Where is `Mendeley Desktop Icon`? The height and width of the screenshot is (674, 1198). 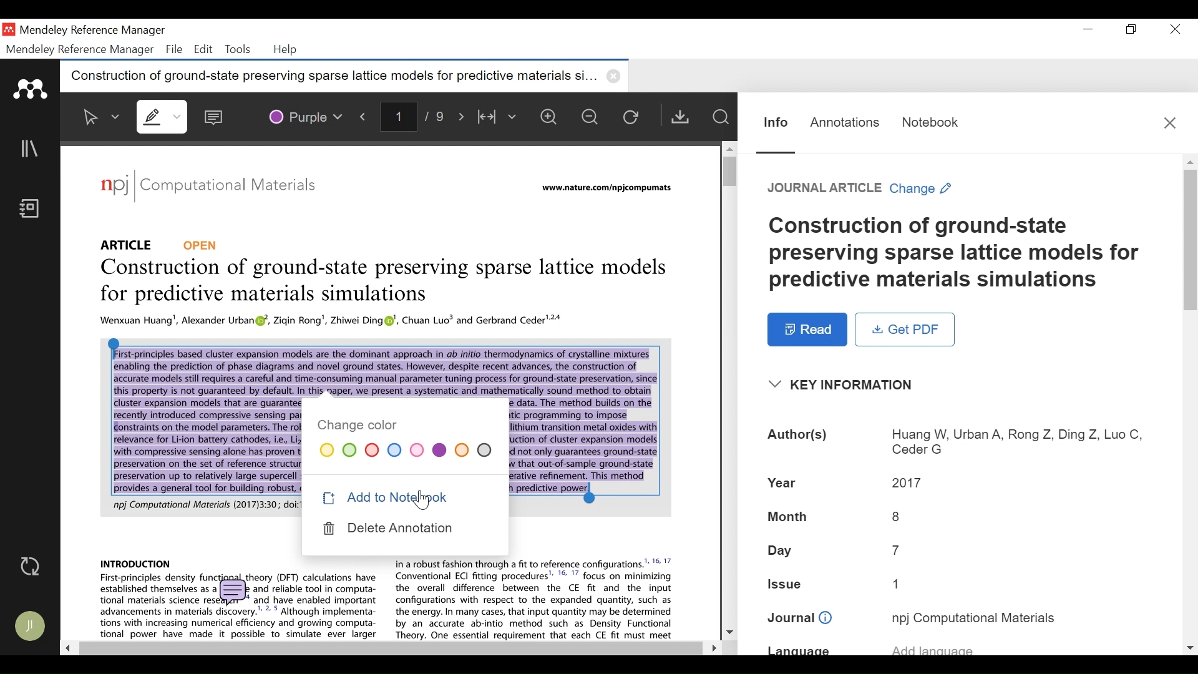 Mendeley Desktop Icon is located at coordinates (10, 30).